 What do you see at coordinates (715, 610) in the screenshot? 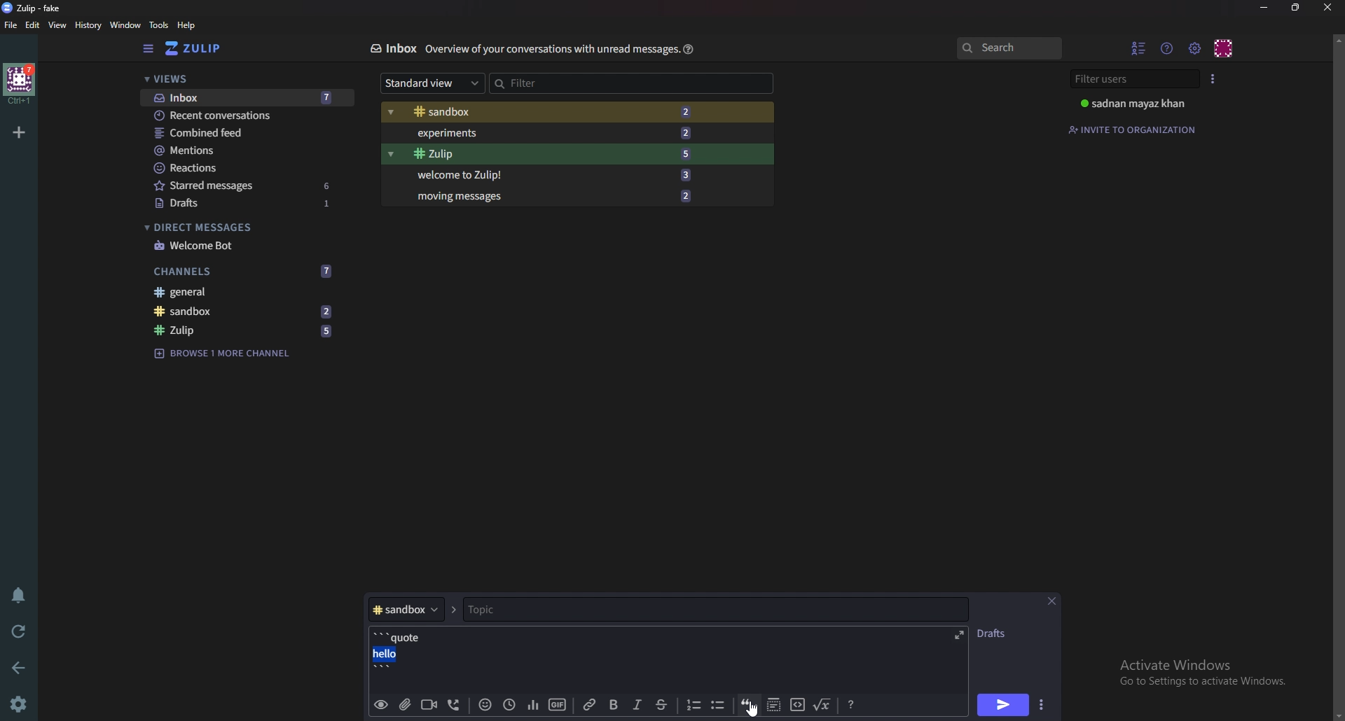
I see `Topic` at bounding box center [715, 610].